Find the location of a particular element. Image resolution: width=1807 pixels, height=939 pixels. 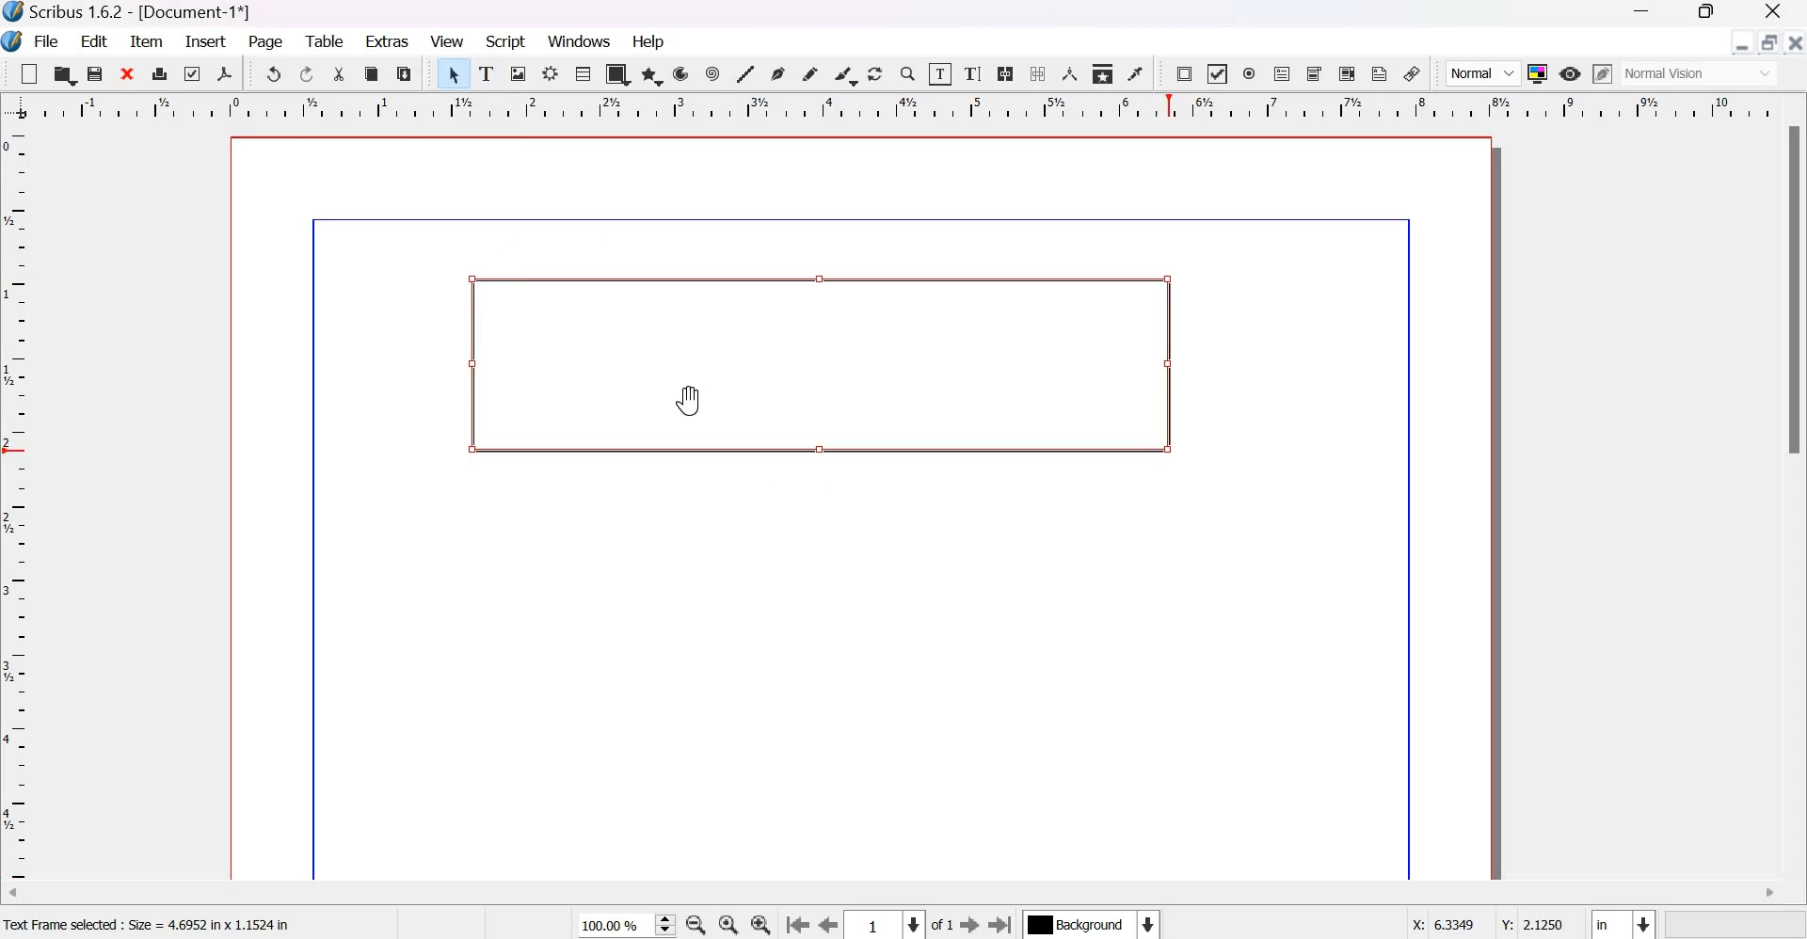

Close is located at coordinates (1774, 13).